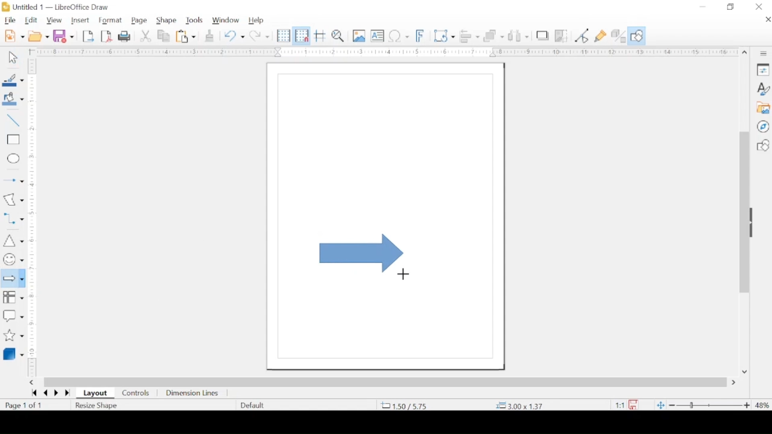 The height and width of the screenshot is (434, 772). Describe the element at coordinates (745, 53) in the screenshot. I see `scroll up arrow` at that location.